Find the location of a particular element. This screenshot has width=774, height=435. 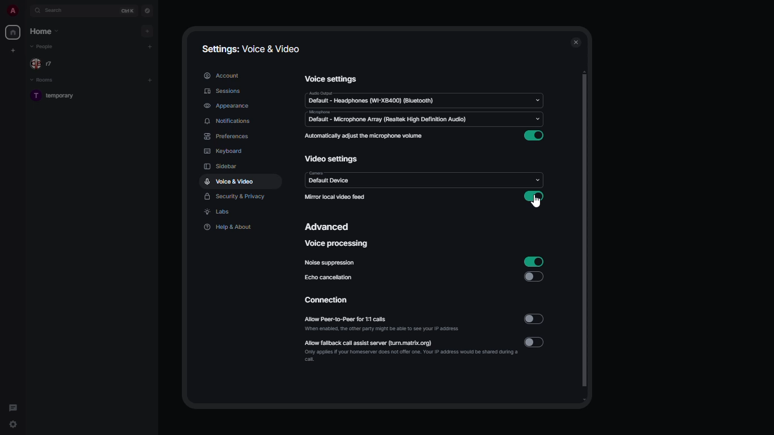

disabled is located at coordinates (533, 276).